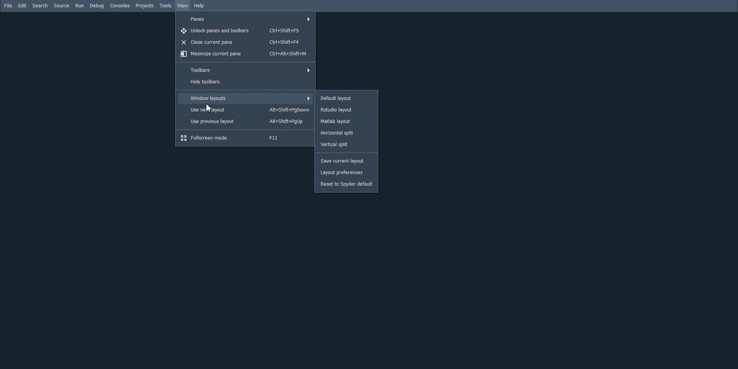  What do you see at coordinates (245, 138) in the screenshot?
I see `Fullscreen mode` at bounding box center [245, 138].